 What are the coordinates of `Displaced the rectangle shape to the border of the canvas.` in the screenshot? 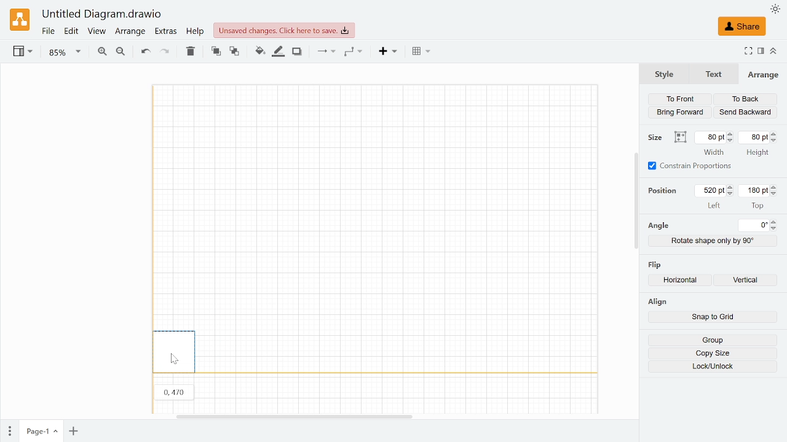 It's located at (174, 352).